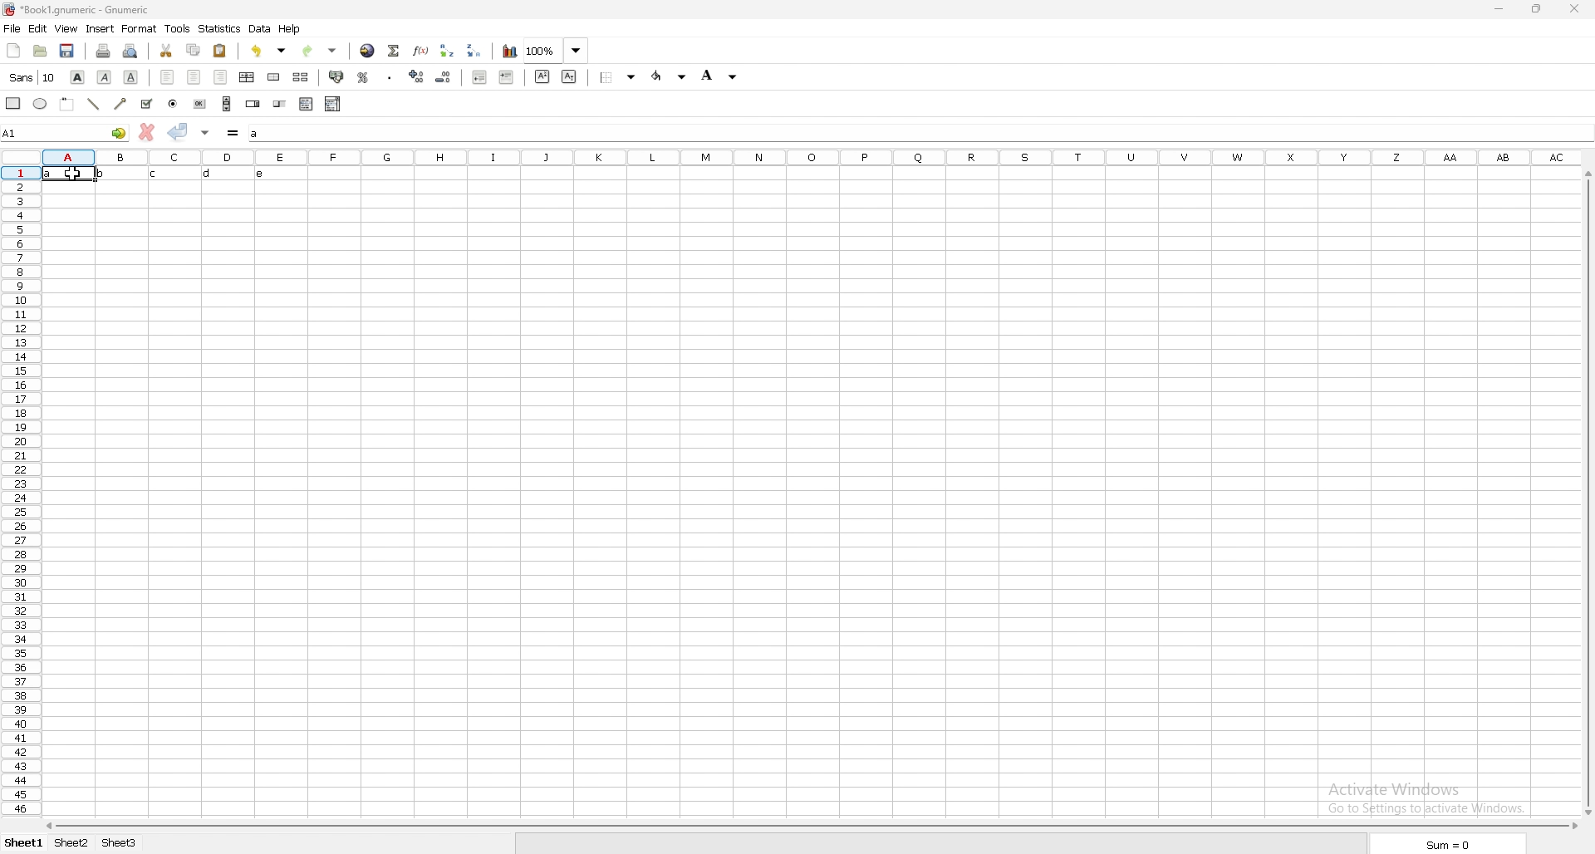 The height and width of the screenshot is (854, 1595). I want to click on help, so click(292, 29).